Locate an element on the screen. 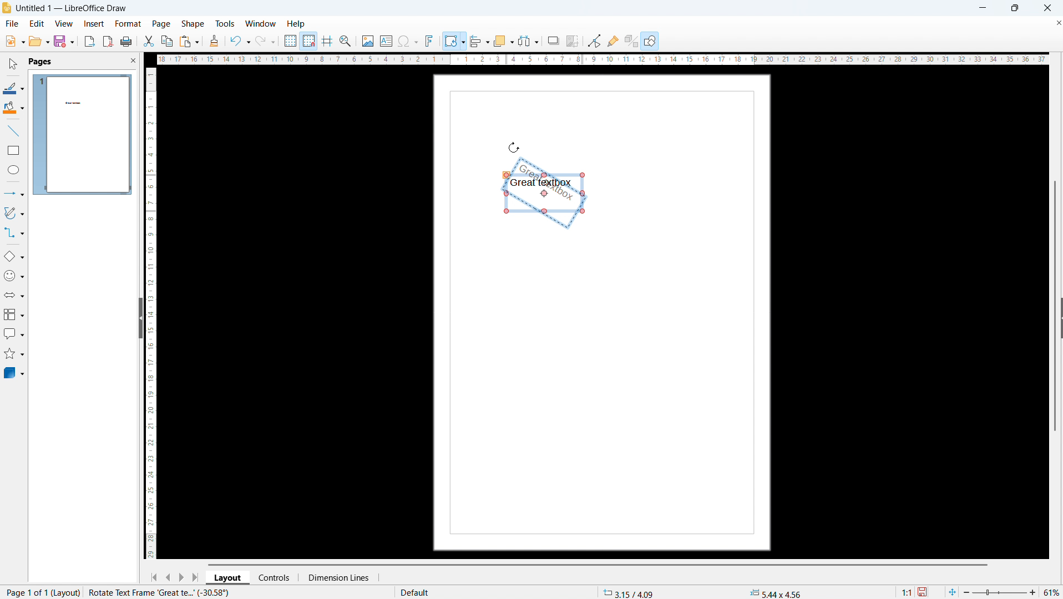  view is located at coordinates (63, 23).